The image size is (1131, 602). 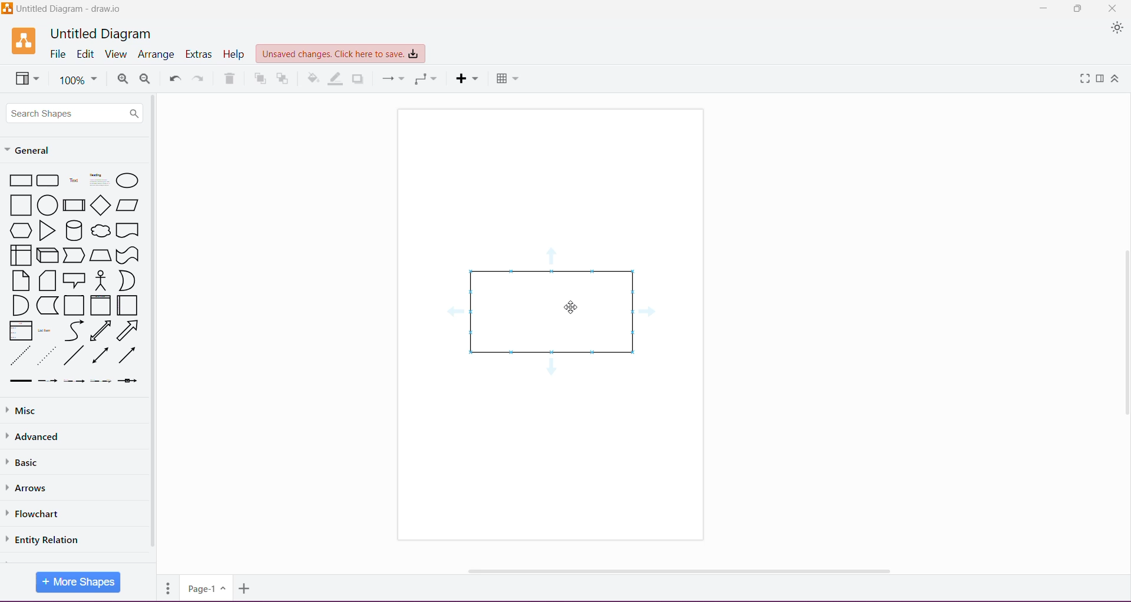 I want to click on Search Shapes, so click(x=75, y=114).